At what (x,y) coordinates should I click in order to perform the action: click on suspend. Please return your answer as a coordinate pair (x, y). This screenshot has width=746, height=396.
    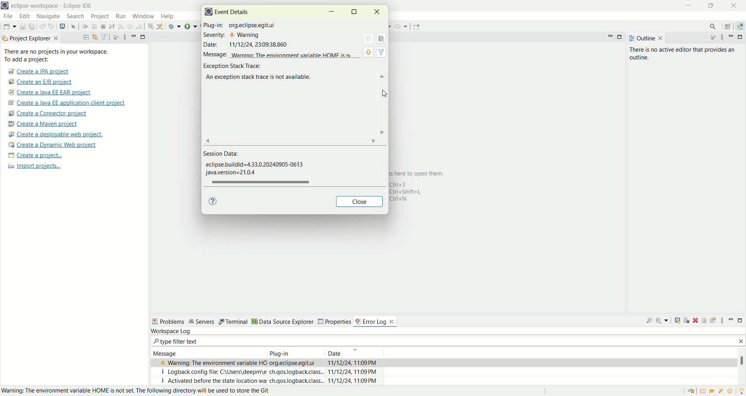
    Looking at the image, I should click on (95, 26).